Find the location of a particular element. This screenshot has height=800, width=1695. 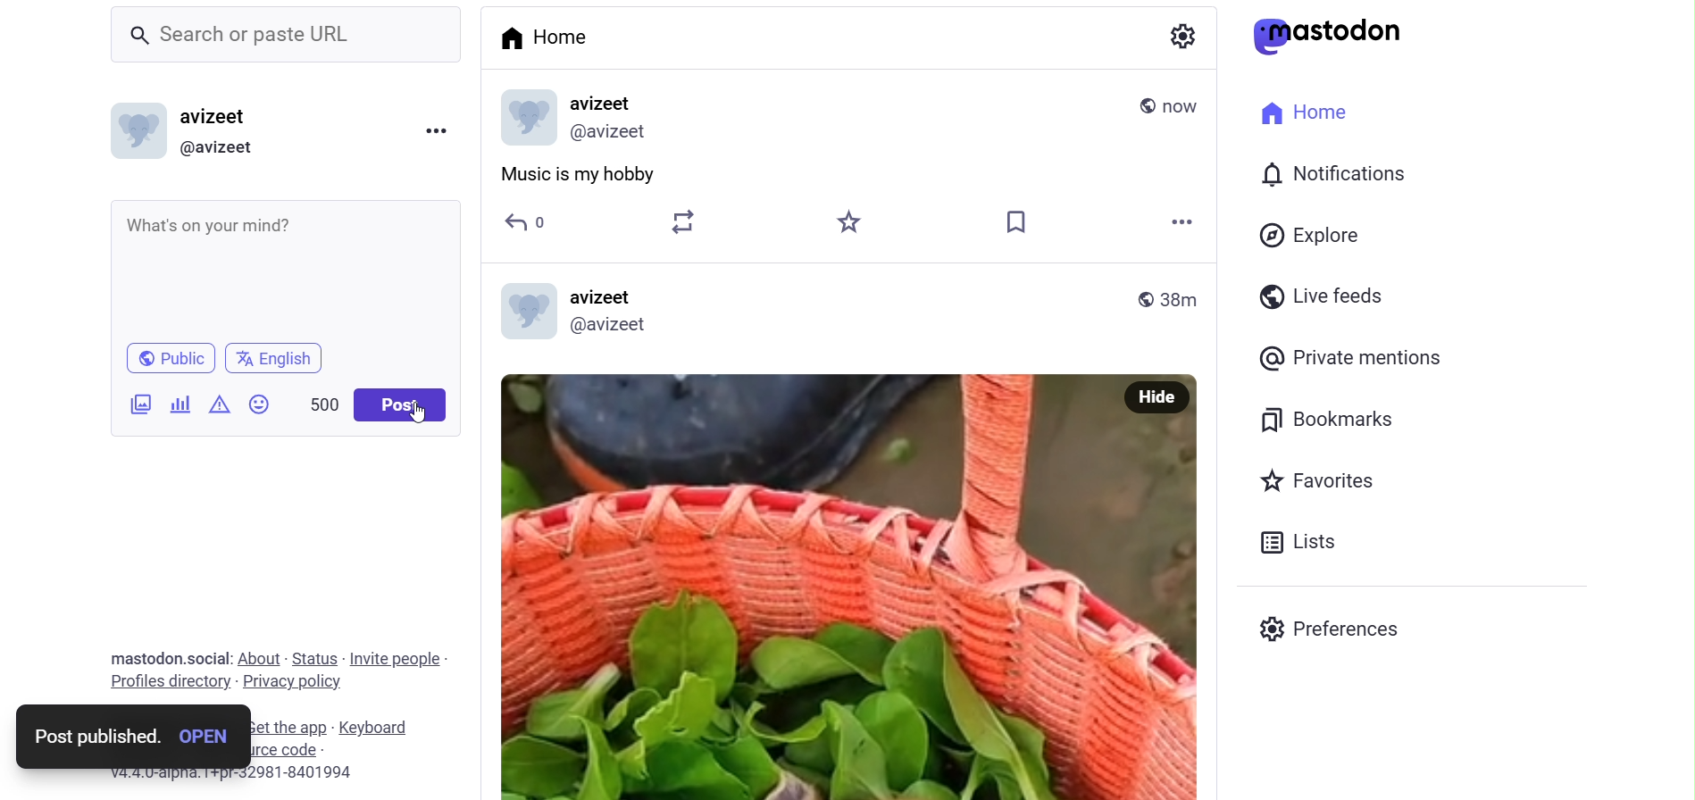

Bookmark is located at coordinates (1021, 222).